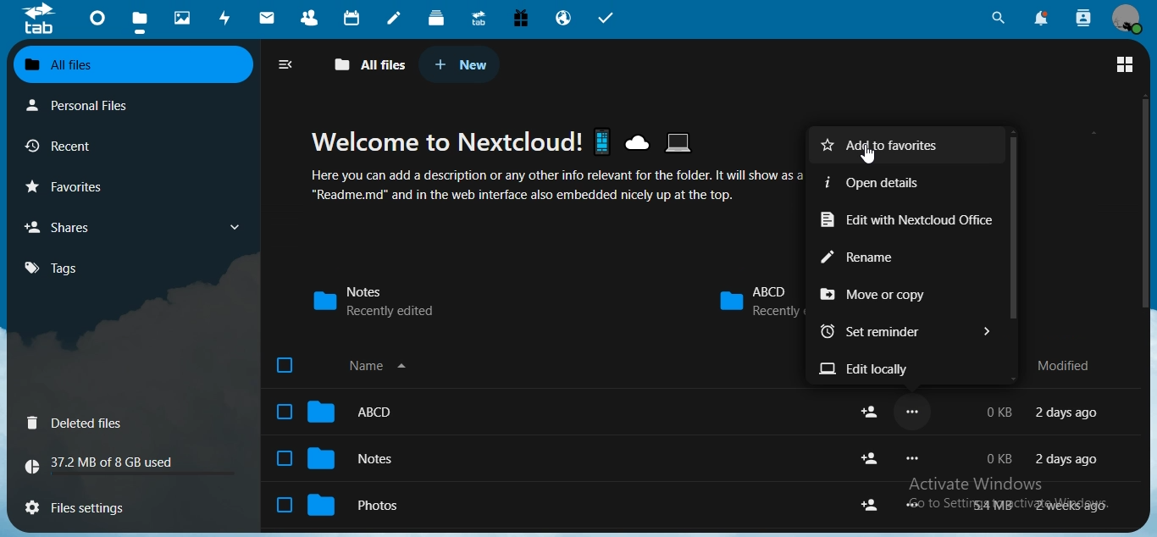 Image resolution: width=1157 pixels, height=537 pixels. I want to click on abcd, so click(335, 412).